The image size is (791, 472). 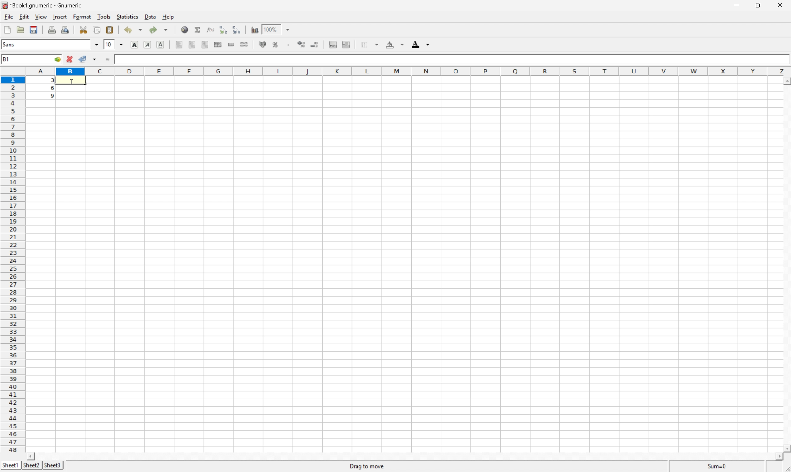 I want to click on Format, so click(x=82, y=16).